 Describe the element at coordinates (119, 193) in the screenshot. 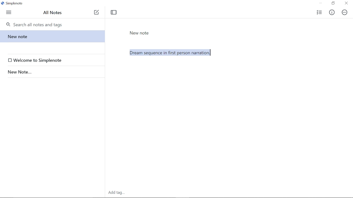

I see `Add tag...` at that location.